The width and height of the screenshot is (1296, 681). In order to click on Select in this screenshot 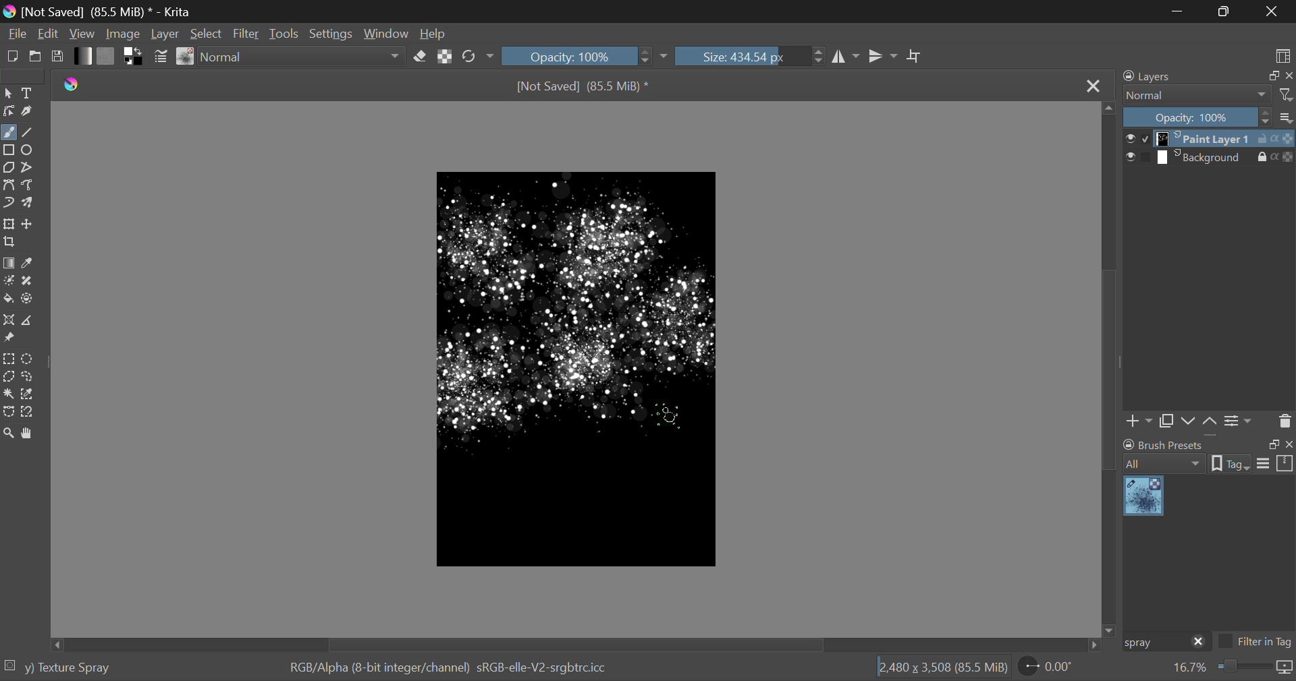, I will do `click(207, 33)`.